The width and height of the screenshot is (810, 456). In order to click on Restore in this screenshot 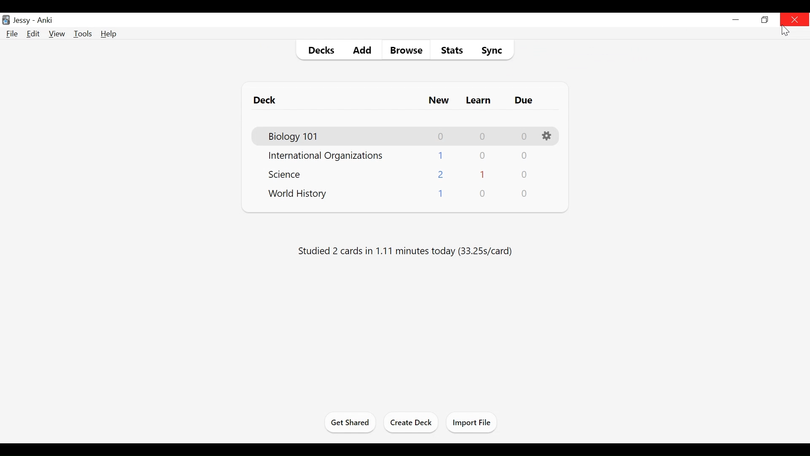, I will do `click(765, 20)`.